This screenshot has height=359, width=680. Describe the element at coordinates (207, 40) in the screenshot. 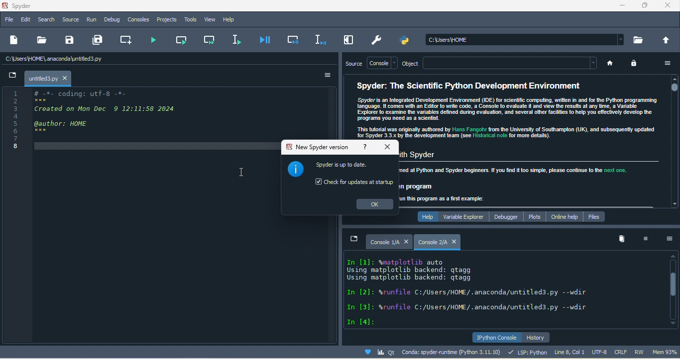

I see `run current cell and go to the next one` at that location.